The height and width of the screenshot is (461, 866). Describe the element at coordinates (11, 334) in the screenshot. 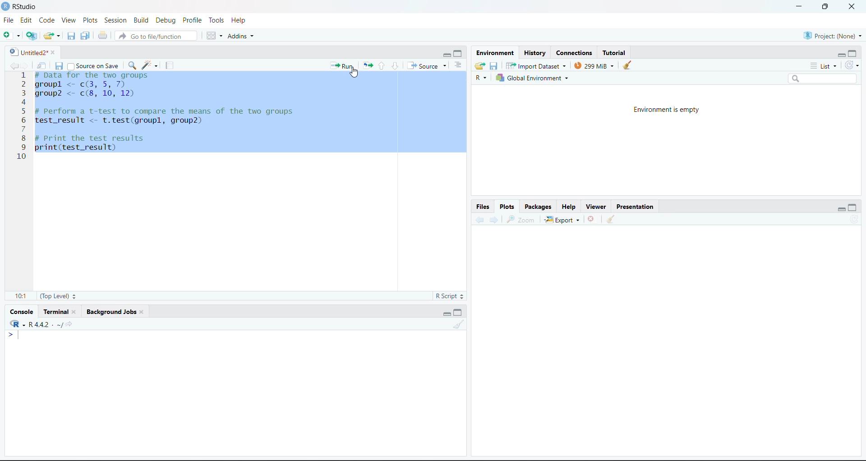

I see `>` at that location.